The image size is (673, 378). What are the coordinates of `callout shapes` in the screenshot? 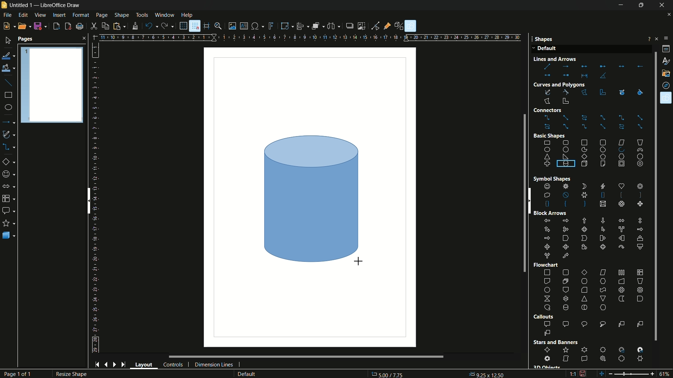 It's located at (8, 210).